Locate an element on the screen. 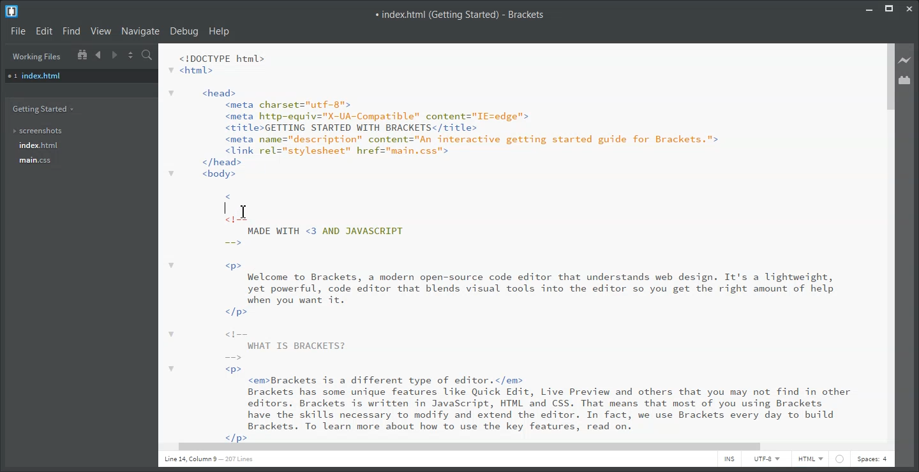 The image size is (919, 472). Split the editor Vertically or Horizontally is located at coordinates (131, 55).